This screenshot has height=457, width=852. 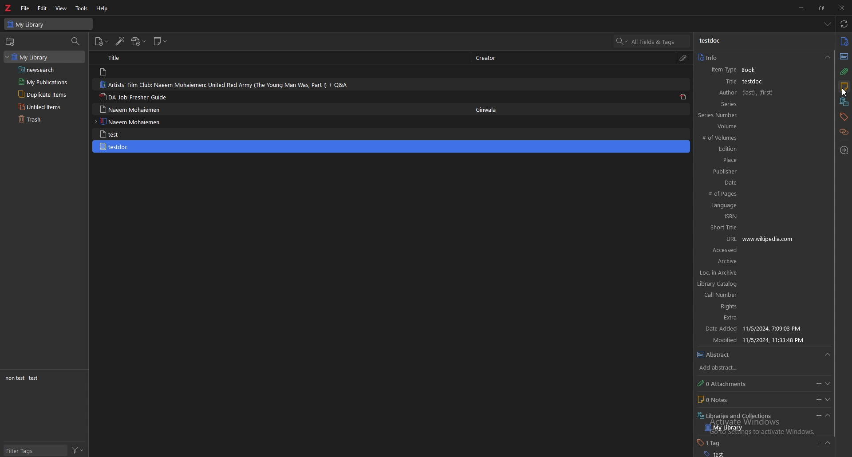 What do you see at coordinates (46, 95) in the screenshot?
I see `duplicate items` at bounding box center [46, 95].